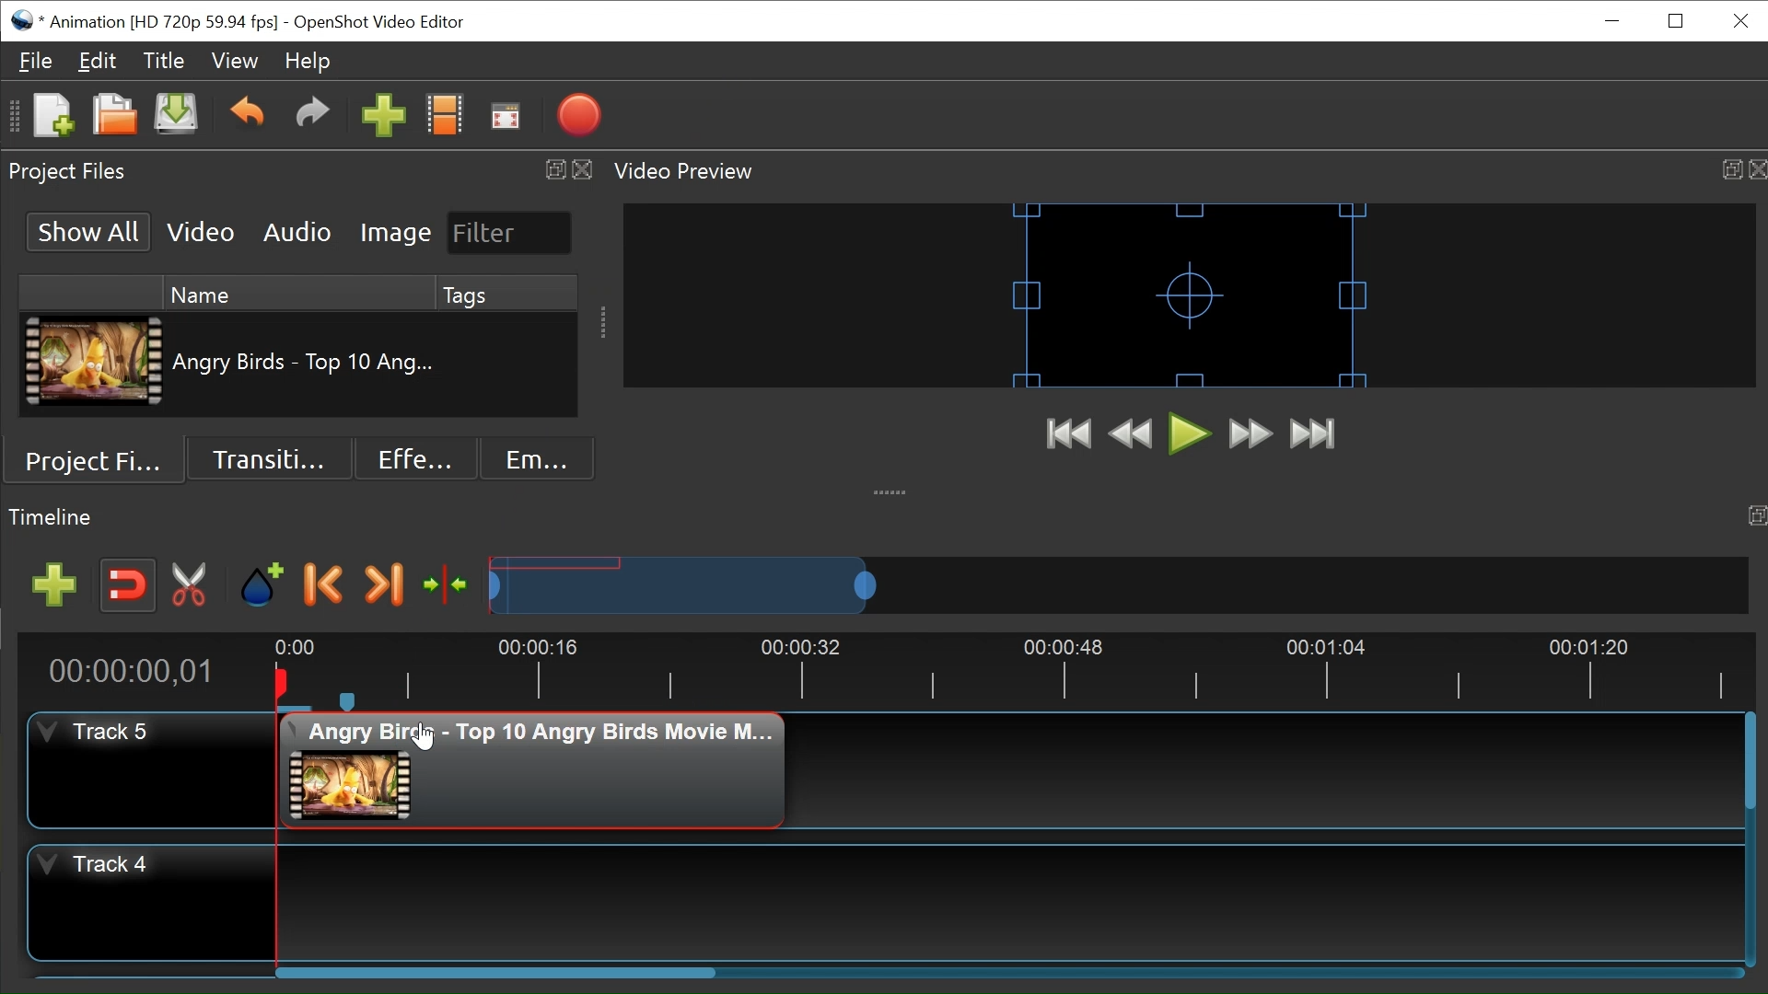 This screenshot has width=1768, height=994. I want to click on Import Files, so click(383, 120).